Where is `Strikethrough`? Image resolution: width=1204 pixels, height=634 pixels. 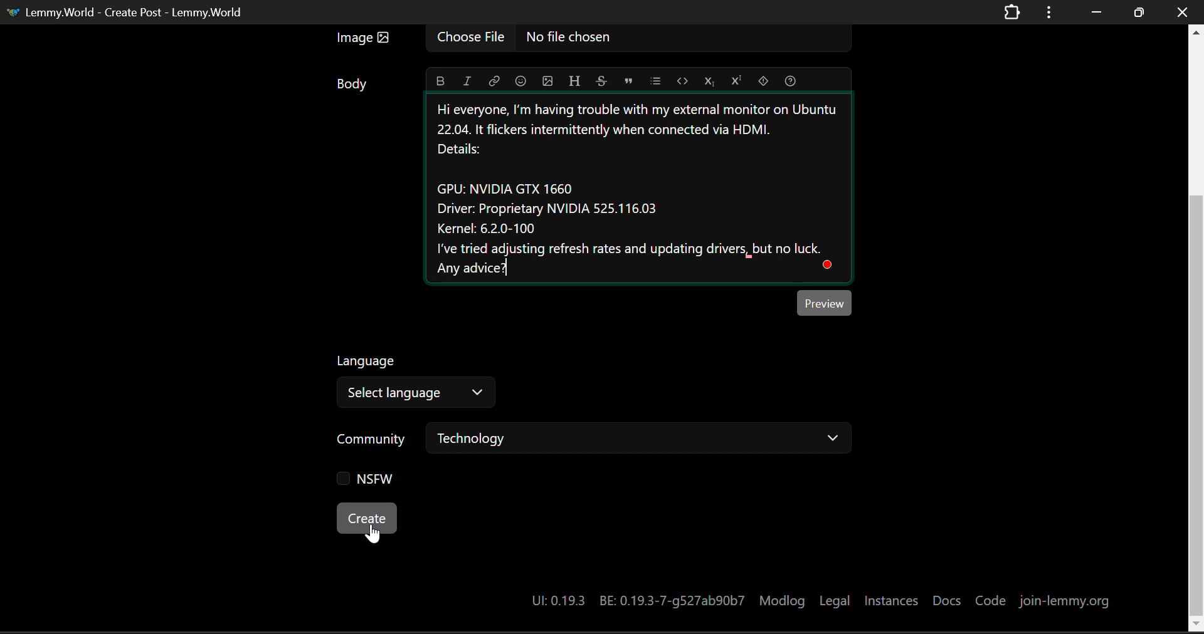 Strikethrough is located at coordinates (601, 79).